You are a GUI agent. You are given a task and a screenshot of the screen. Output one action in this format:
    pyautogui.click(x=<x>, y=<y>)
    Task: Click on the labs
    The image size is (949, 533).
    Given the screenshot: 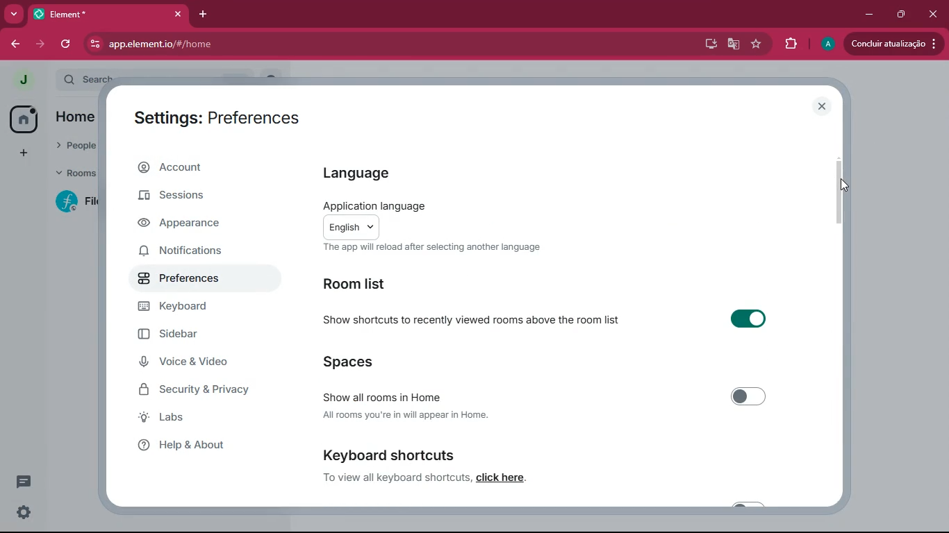 What is the action you would take?
    pyautogui.click(x=188, y=417)
    